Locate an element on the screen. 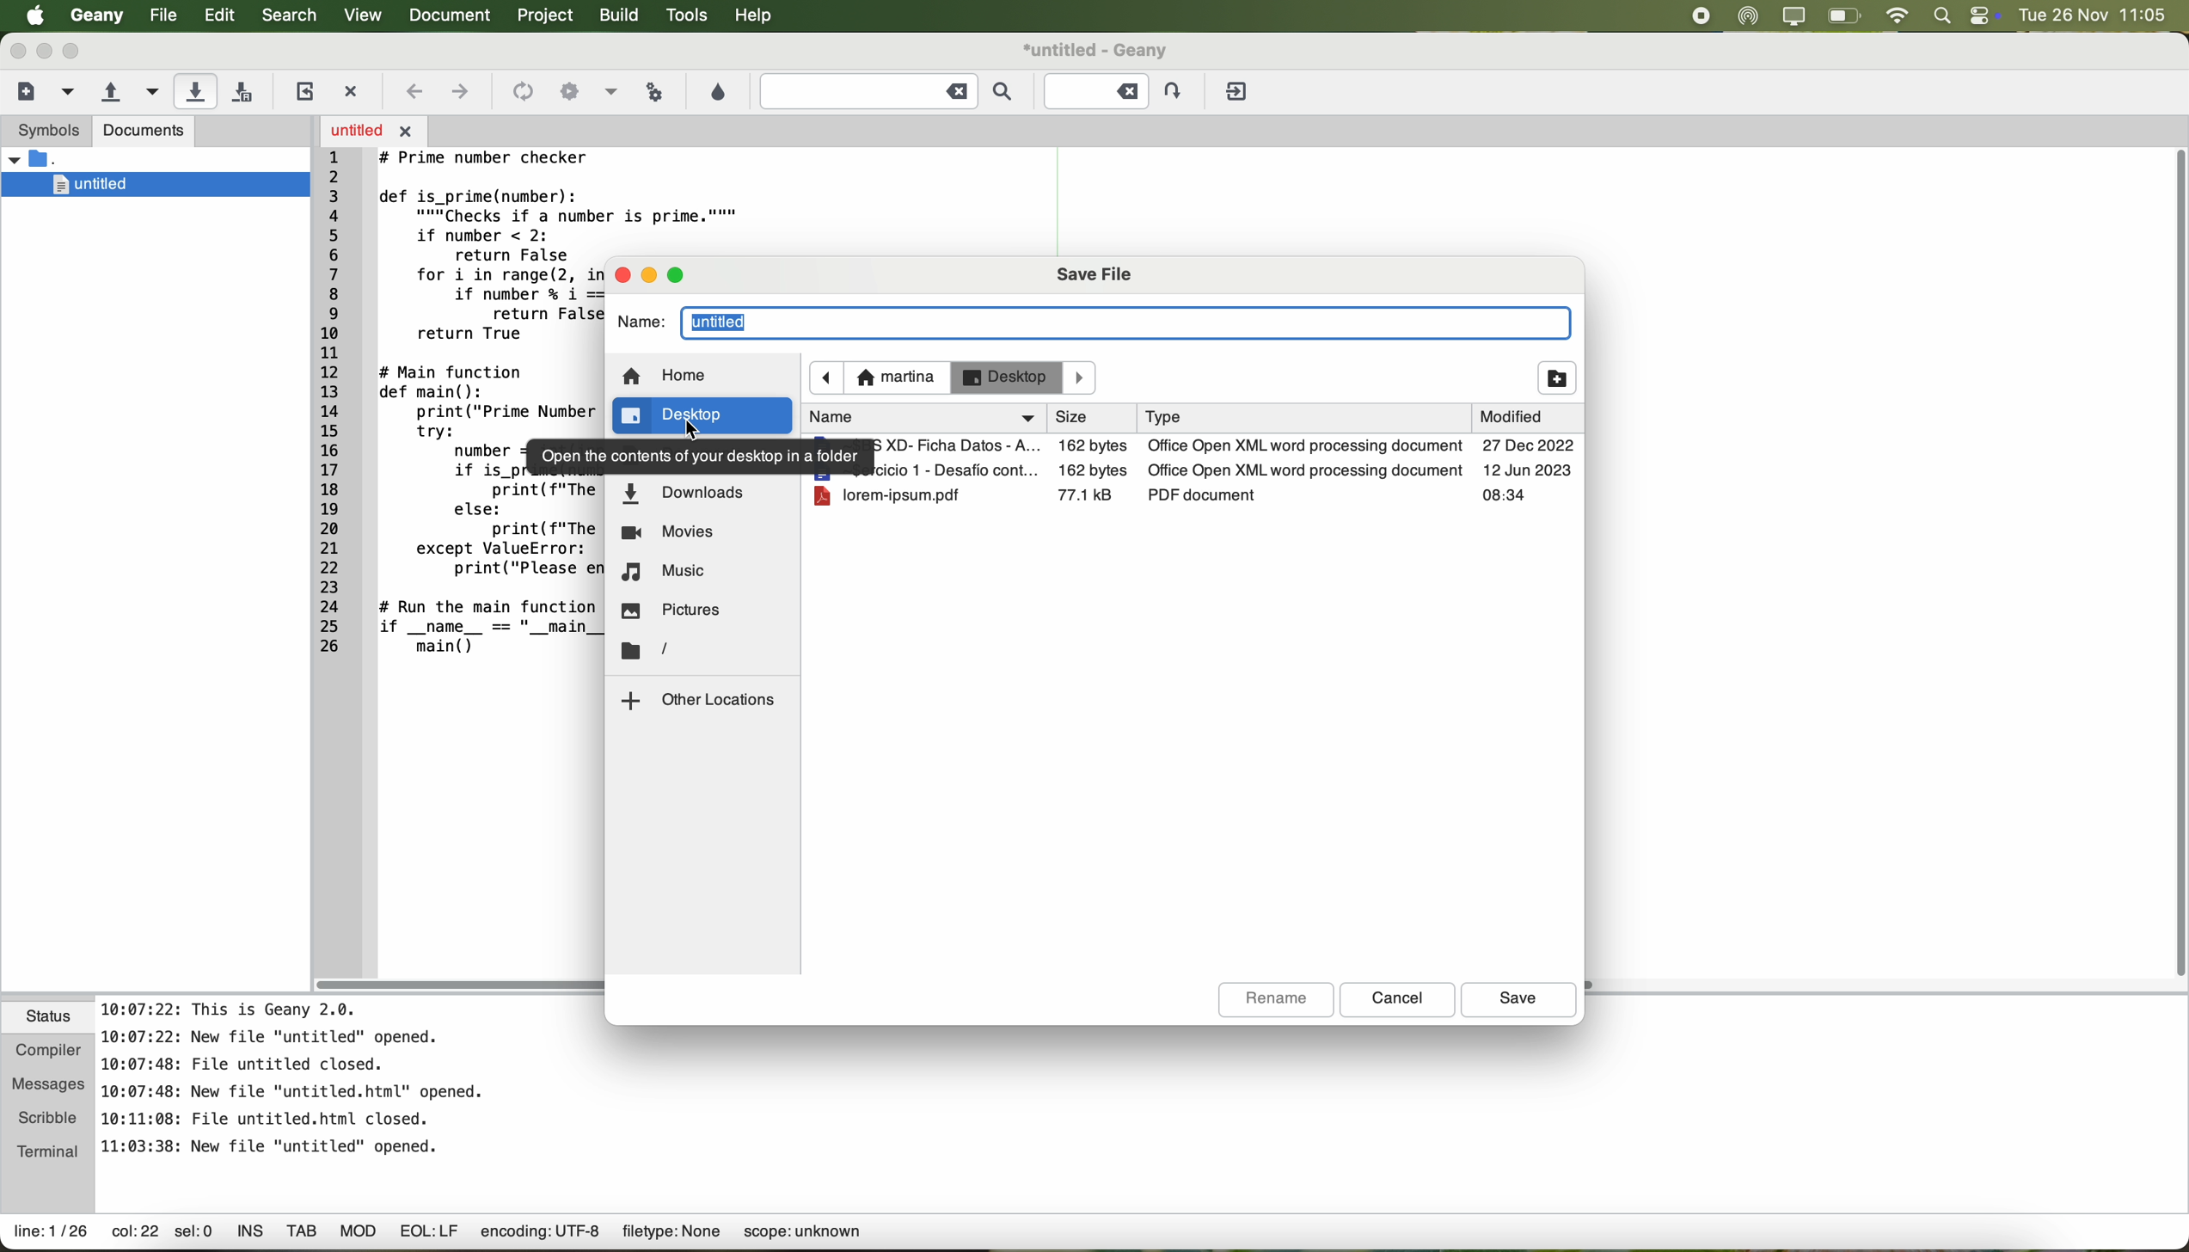 The image size is (2189, 1252). name is located at coordinates (1095, 325).